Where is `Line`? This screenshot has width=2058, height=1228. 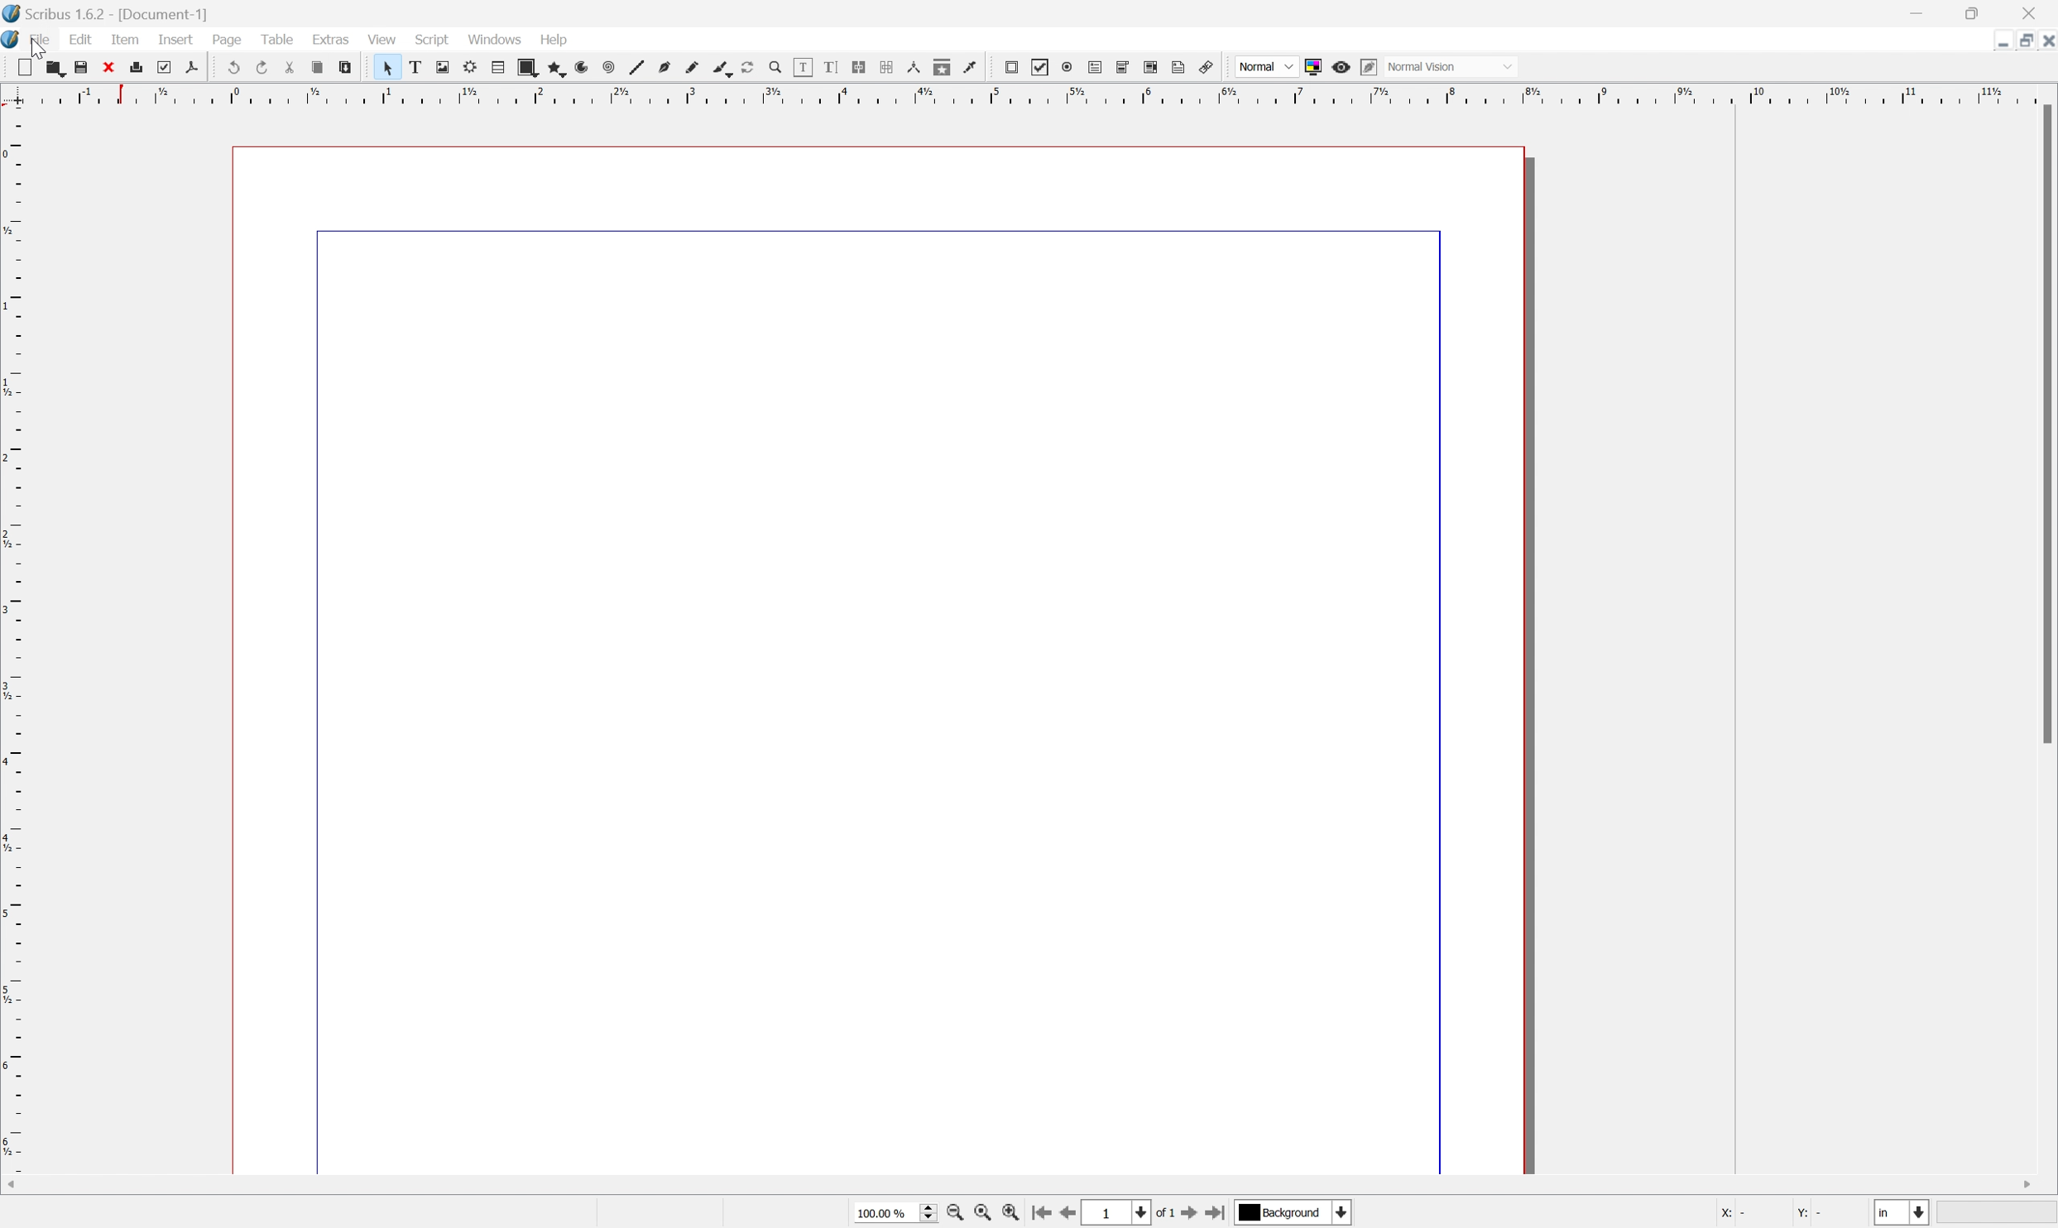
Line is located at coordinates (633, 68).